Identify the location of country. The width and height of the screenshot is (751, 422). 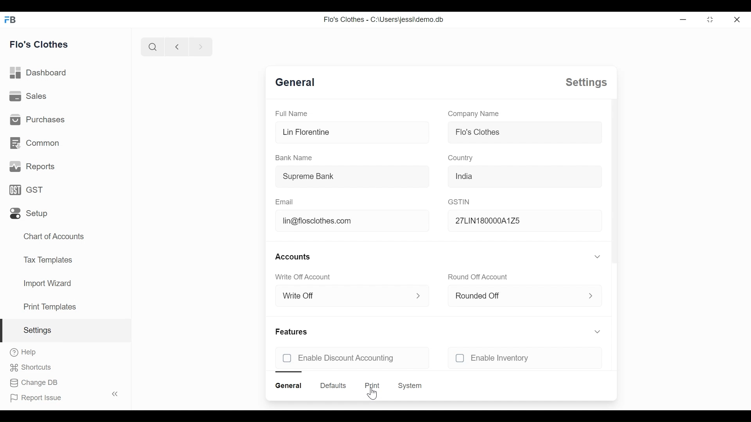
(462, 158).